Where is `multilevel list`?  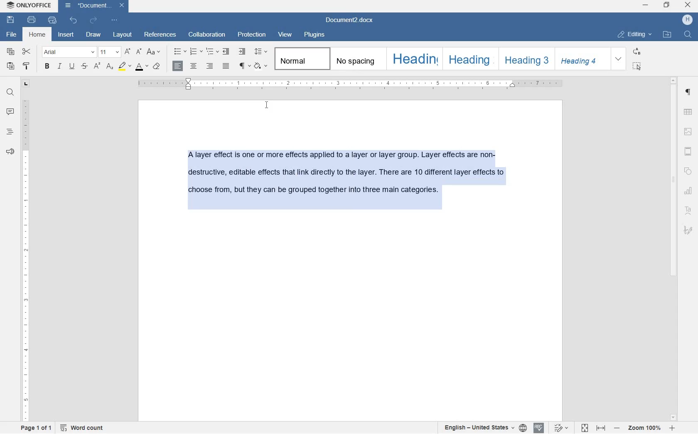 multilevel list is located at coordinates (211, 52).